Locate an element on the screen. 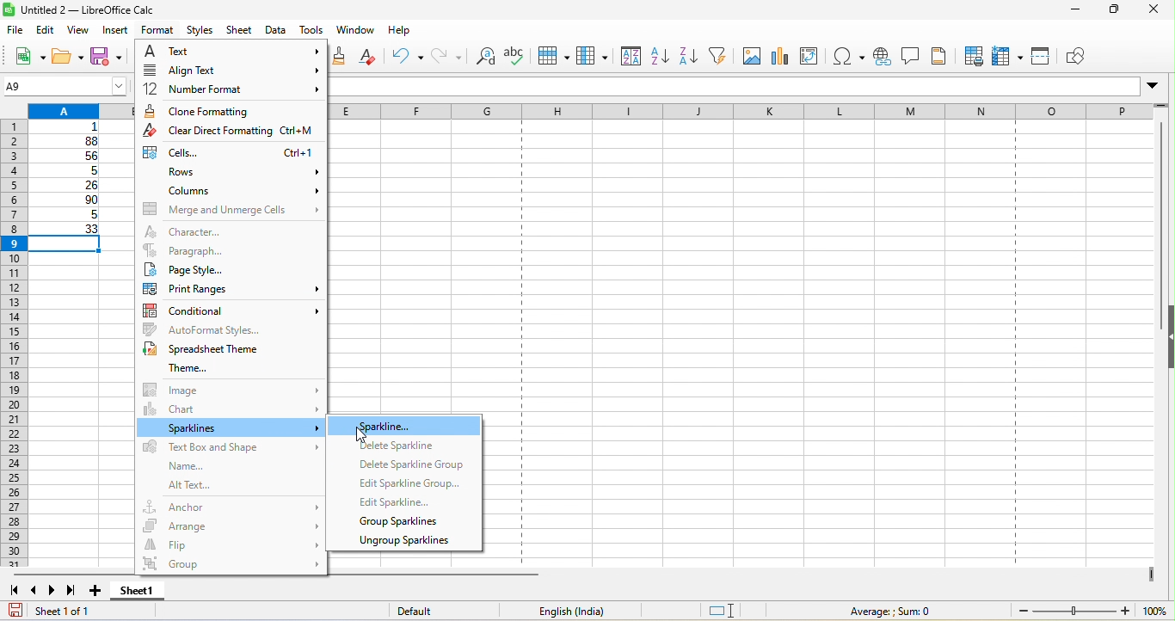  auto filter is located at coordinates (723, 56).